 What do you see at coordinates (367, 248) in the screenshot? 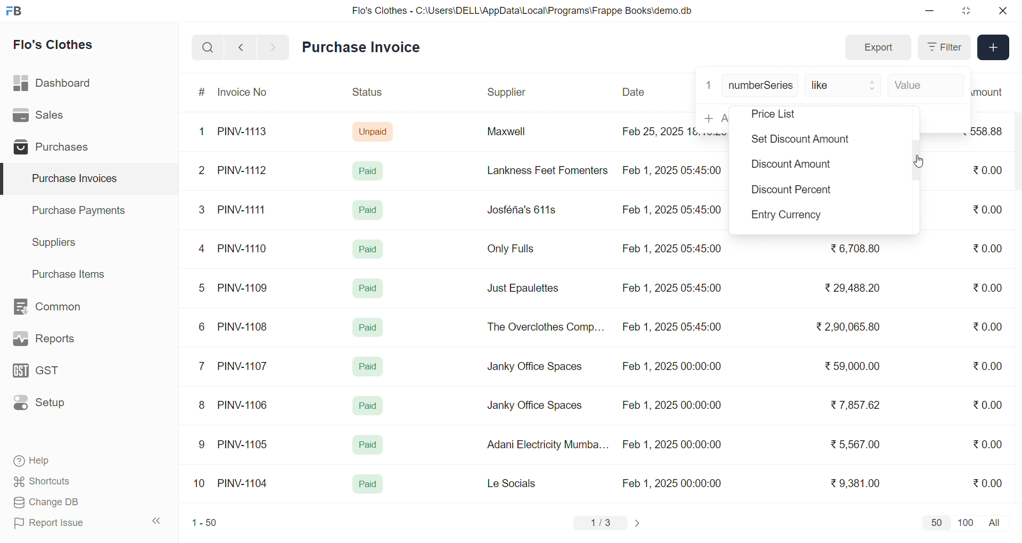
I see `Paid` at bounding box center [367, 248].